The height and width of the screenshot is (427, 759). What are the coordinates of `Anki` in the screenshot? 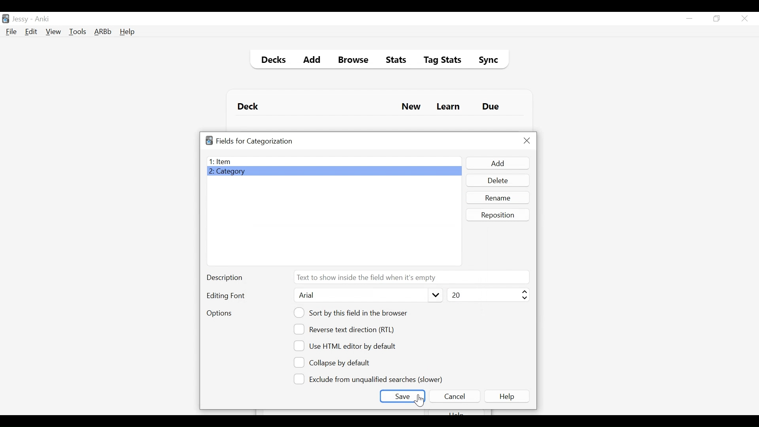 It's located at (42, 19).